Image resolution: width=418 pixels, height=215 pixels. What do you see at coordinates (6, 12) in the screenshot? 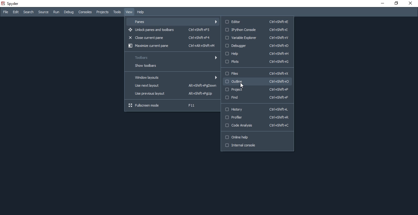
I see `File ` at bounding box center [6, 12].